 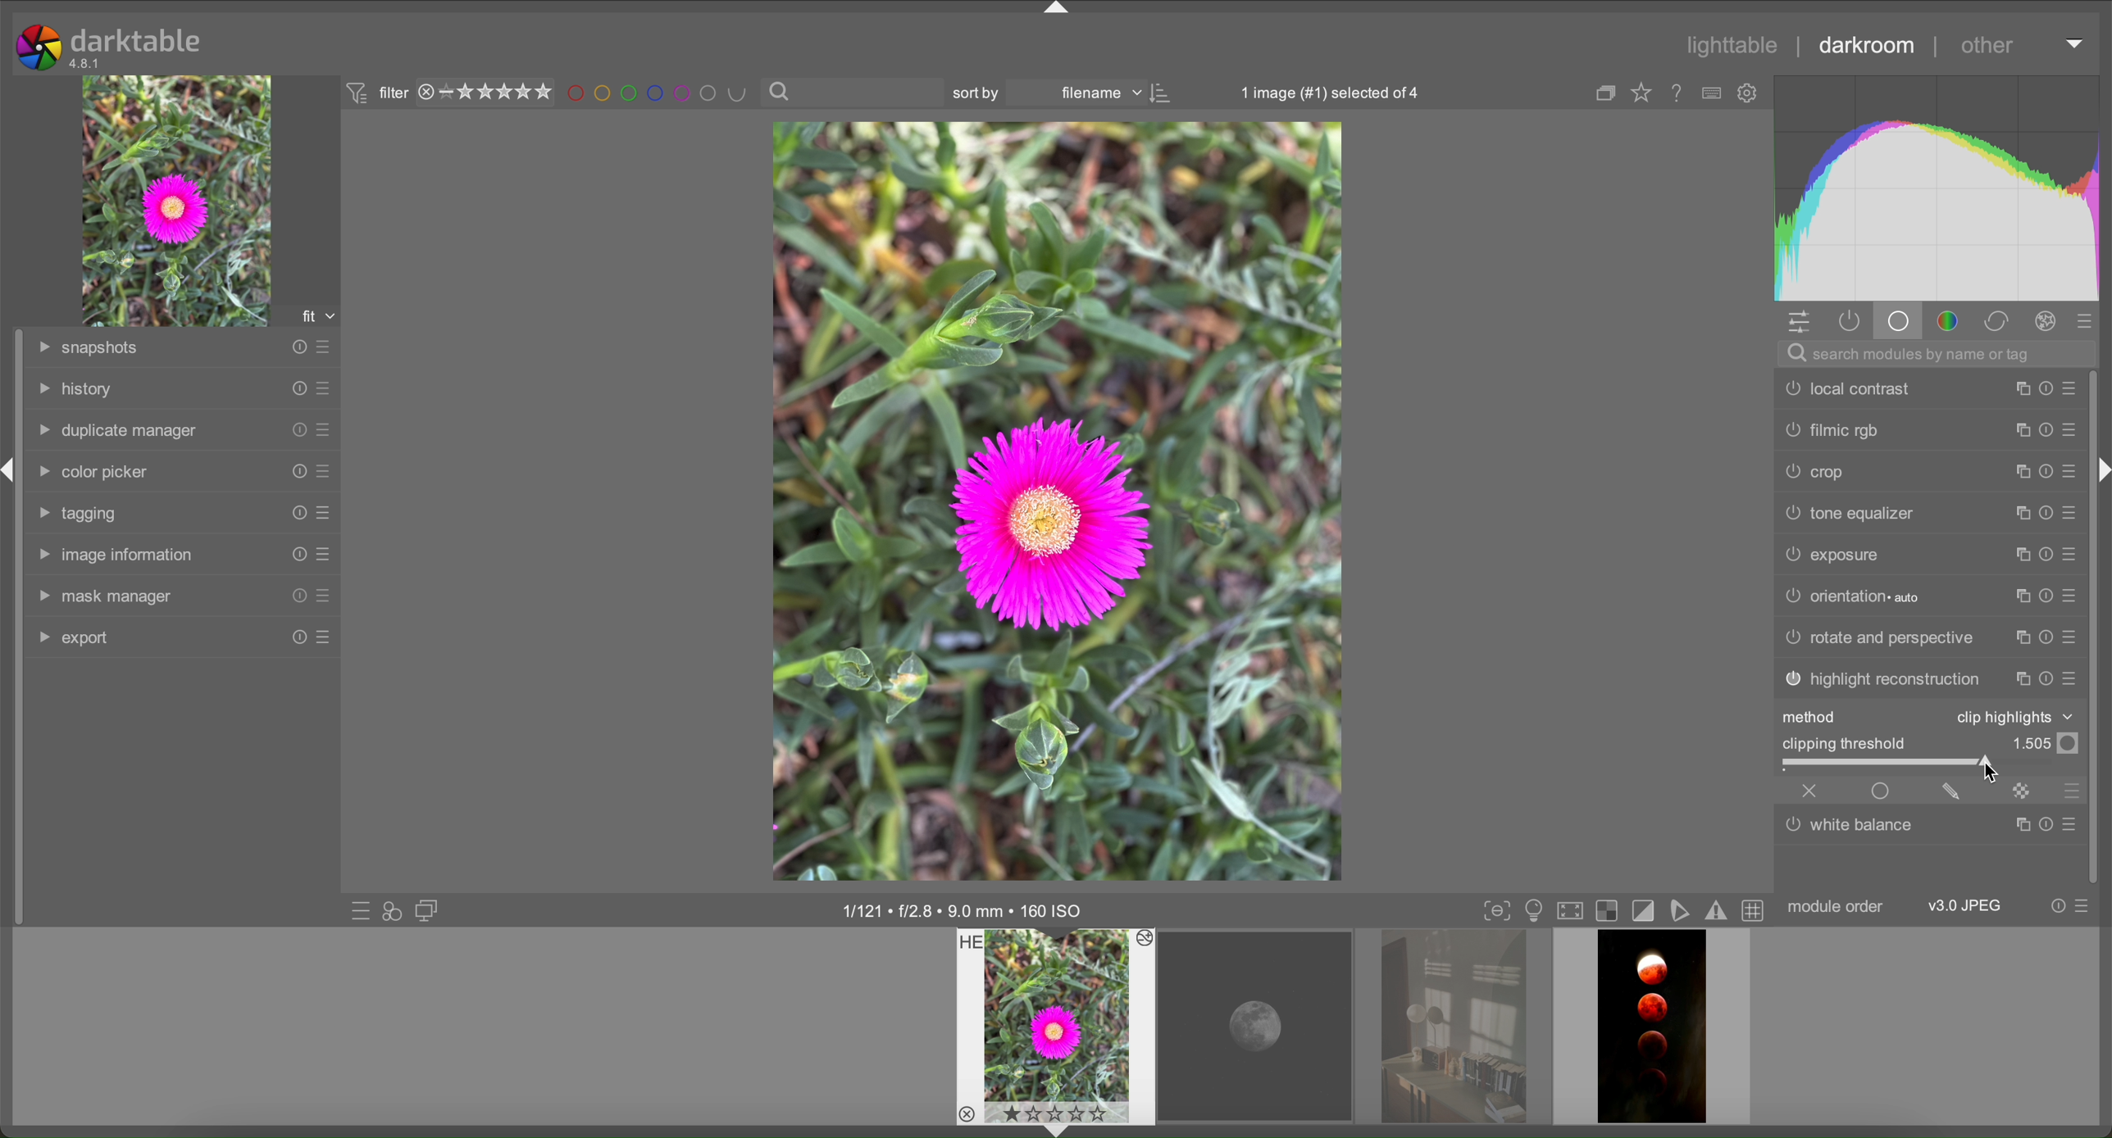 I want to click on reset presets, so click(x=298, y=388).